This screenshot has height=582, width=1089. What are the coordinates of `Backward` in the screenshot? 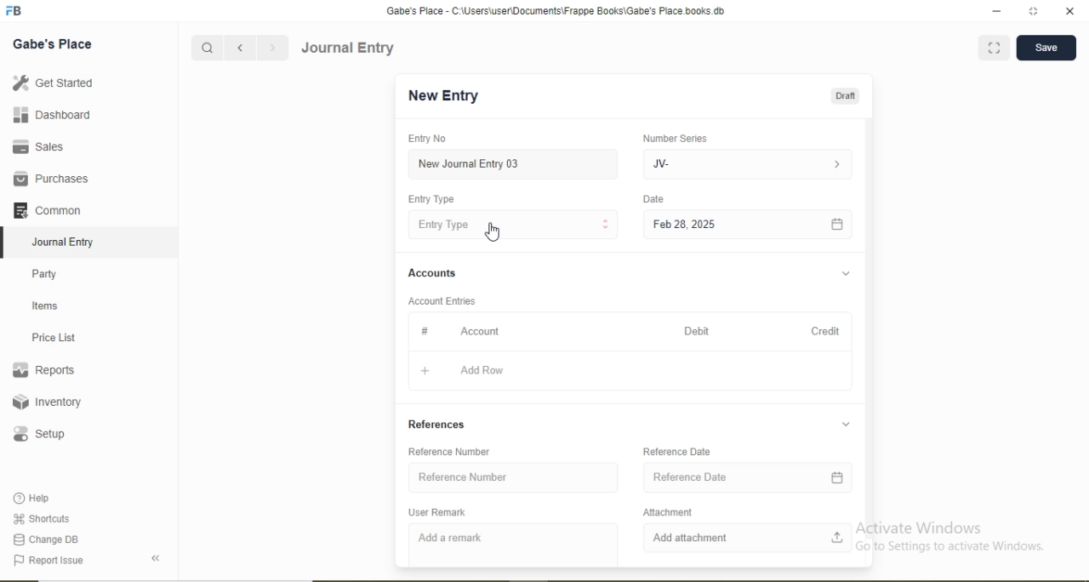 It's located at (240, 48).